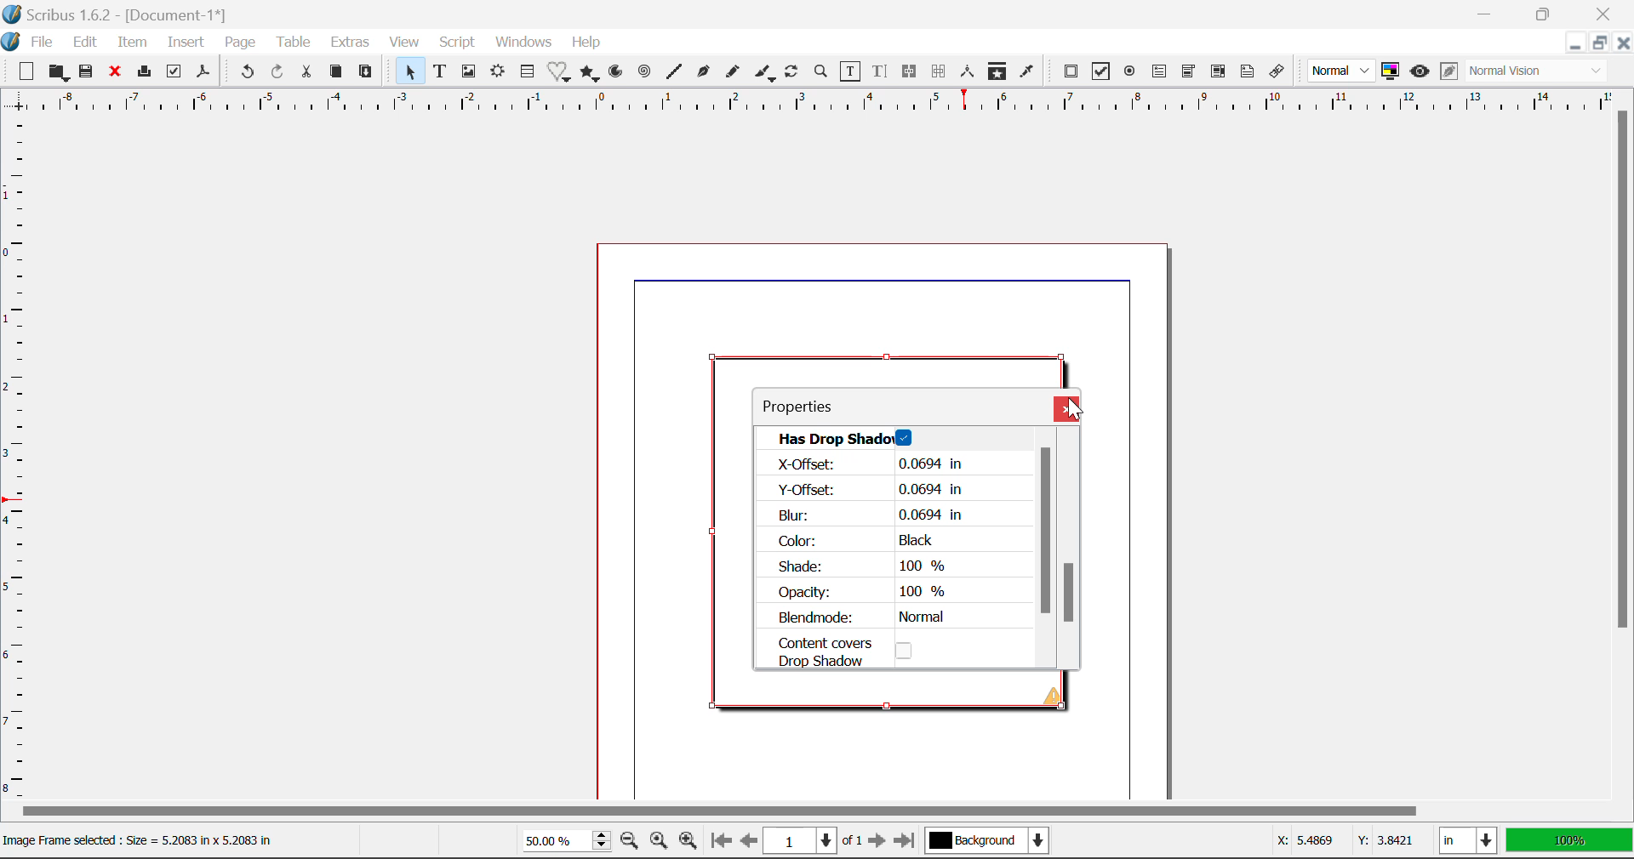  What do you see at coordinates (871, 490) in the screenshot?
I see `Y-Offset: 0.0694 in` at bounding box center [871, 490].